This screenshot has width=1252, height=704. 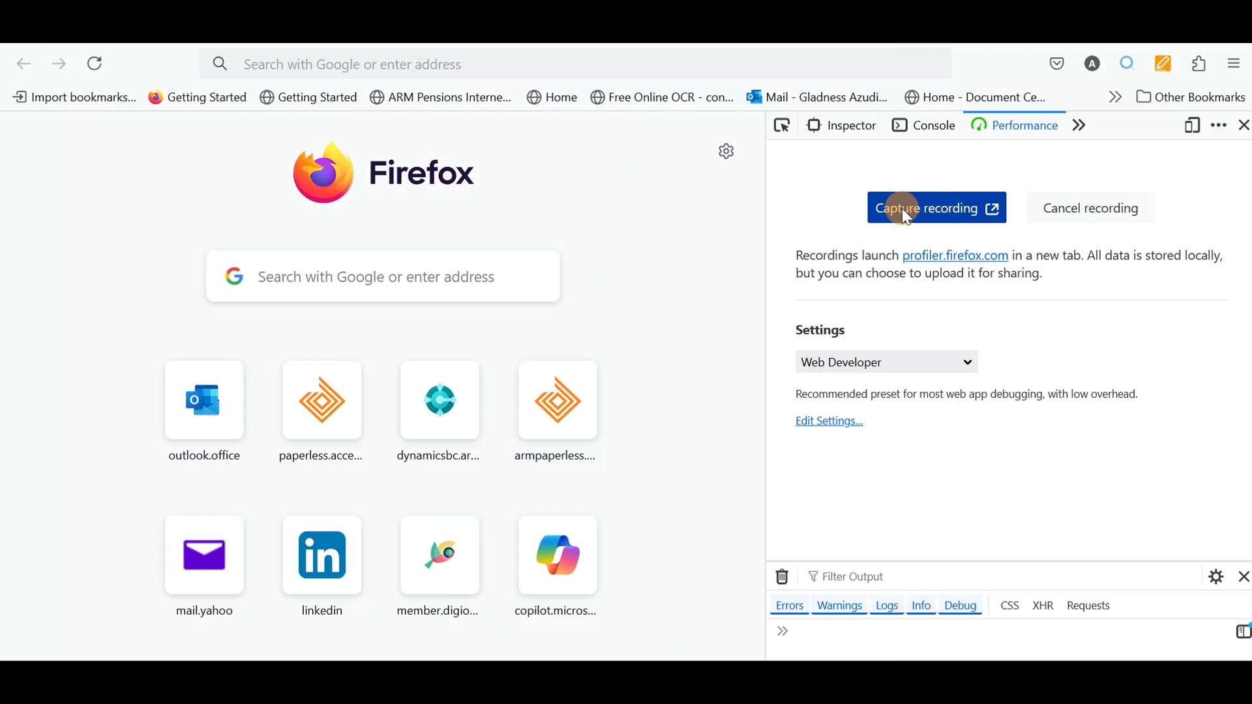 What do you see at coordinates (1192, 98) in the screenshot?
I see `Other bookmarks` at bounding box center [1192, 98].